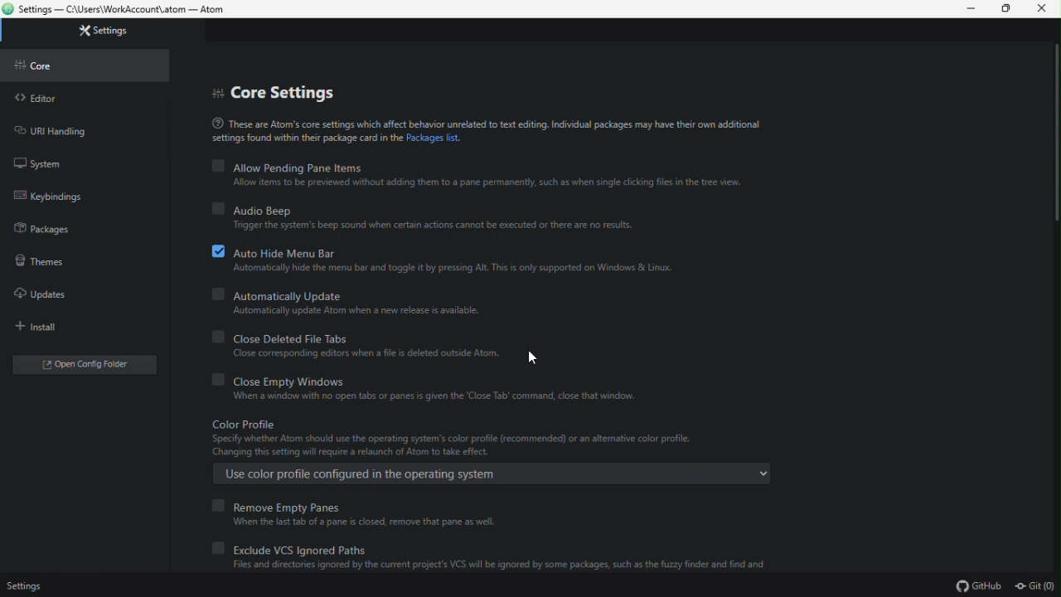 This screenshot has width=1061, height=597. What do you see at coordinates (81, 289) in the screenshot?
I see `Updates` at bounding box center [81, 289].